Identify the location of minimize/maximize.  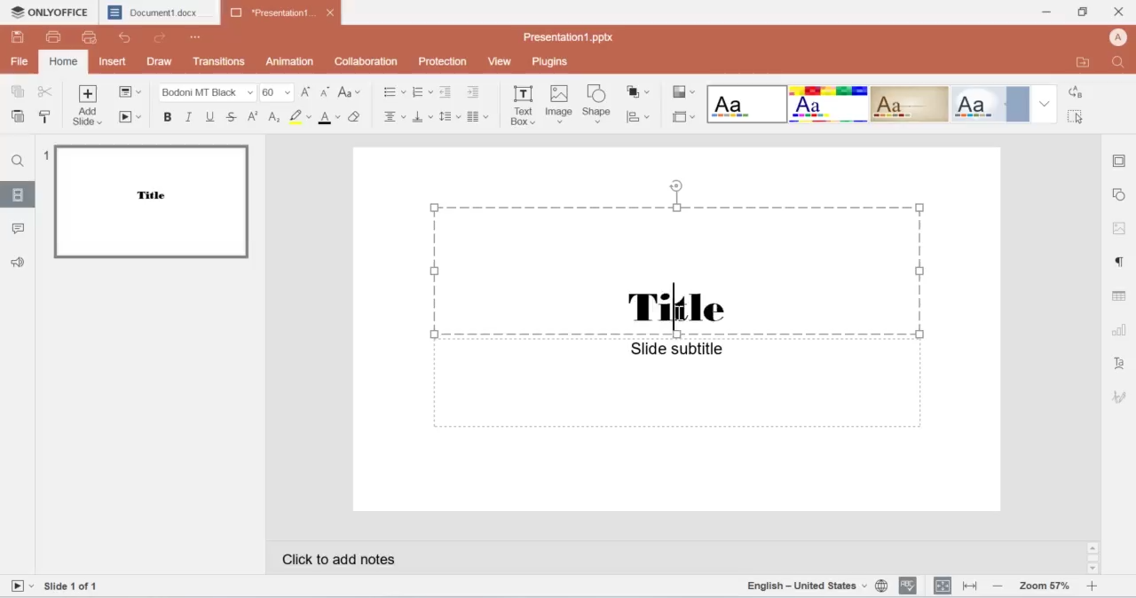
(1081, 12).